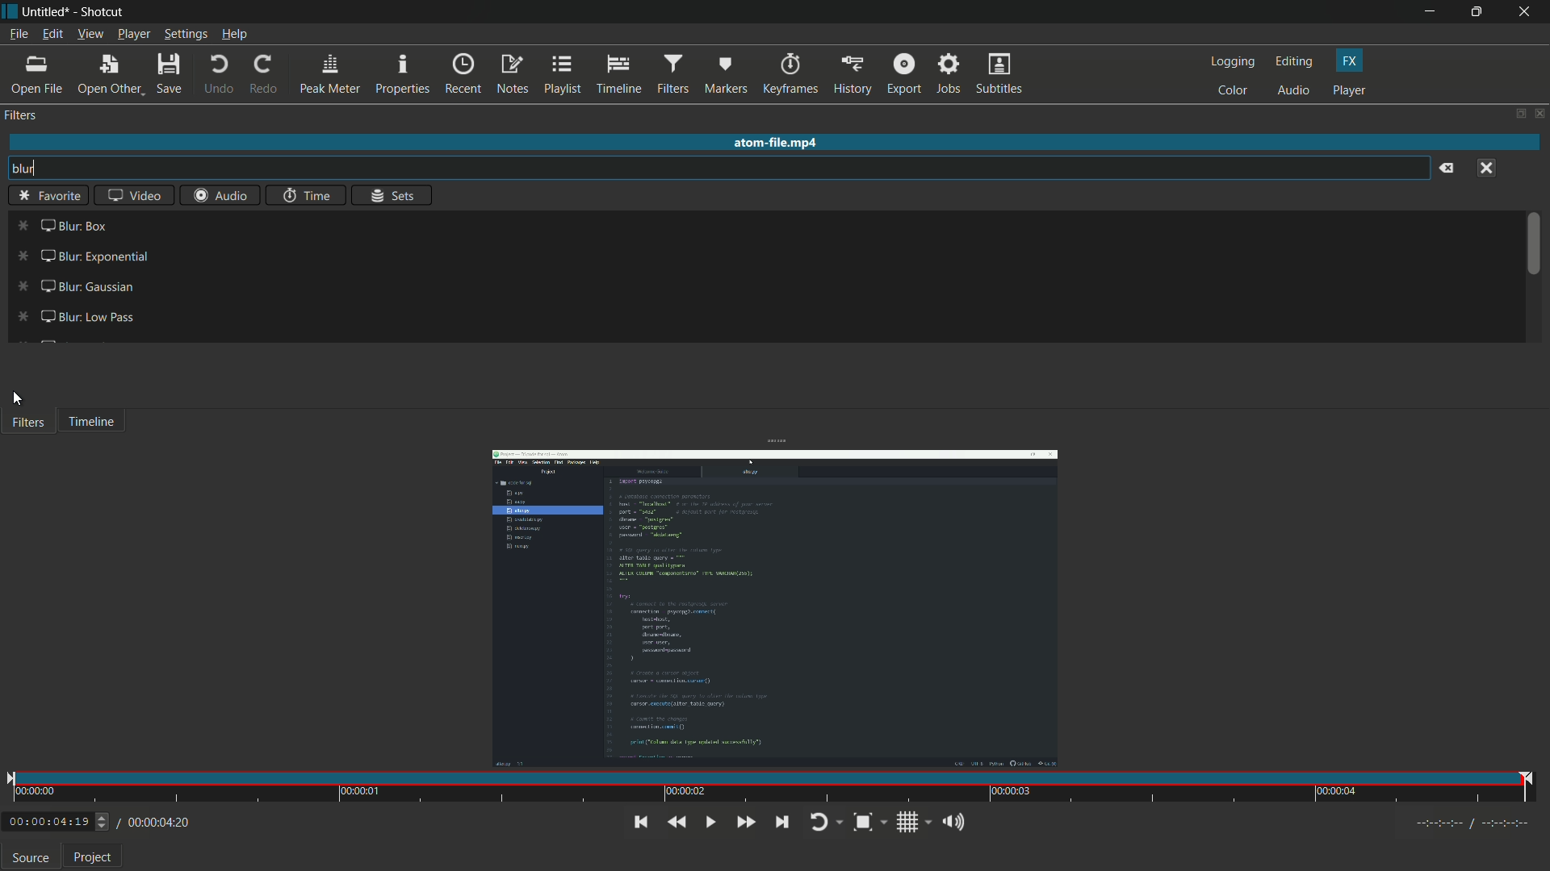 This screenshot has height=871, width=1550. Describe the element at coordinates (953, 823) in the screenshot. I see `show the volume control` at that location.